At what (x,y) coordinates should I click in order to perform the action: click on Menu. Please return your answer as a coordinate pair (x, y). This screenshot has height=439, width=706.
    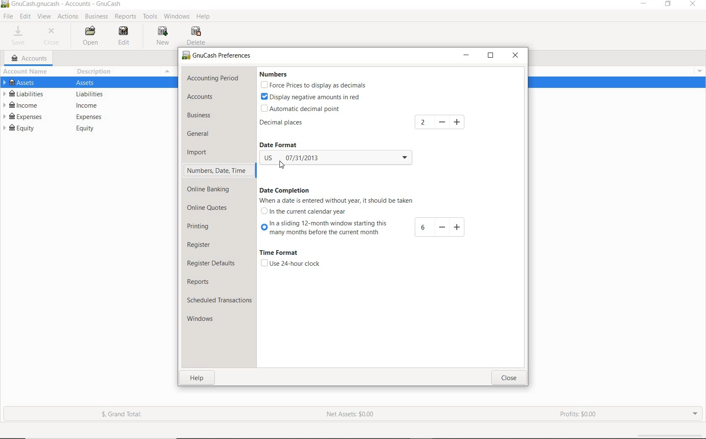
    Looking at the image, I should click on (166, 71).